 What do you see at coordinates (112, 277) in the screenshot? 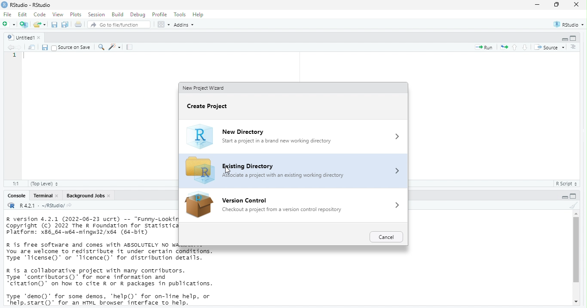
I see `information about contributors` at bounding box center [112, 277].